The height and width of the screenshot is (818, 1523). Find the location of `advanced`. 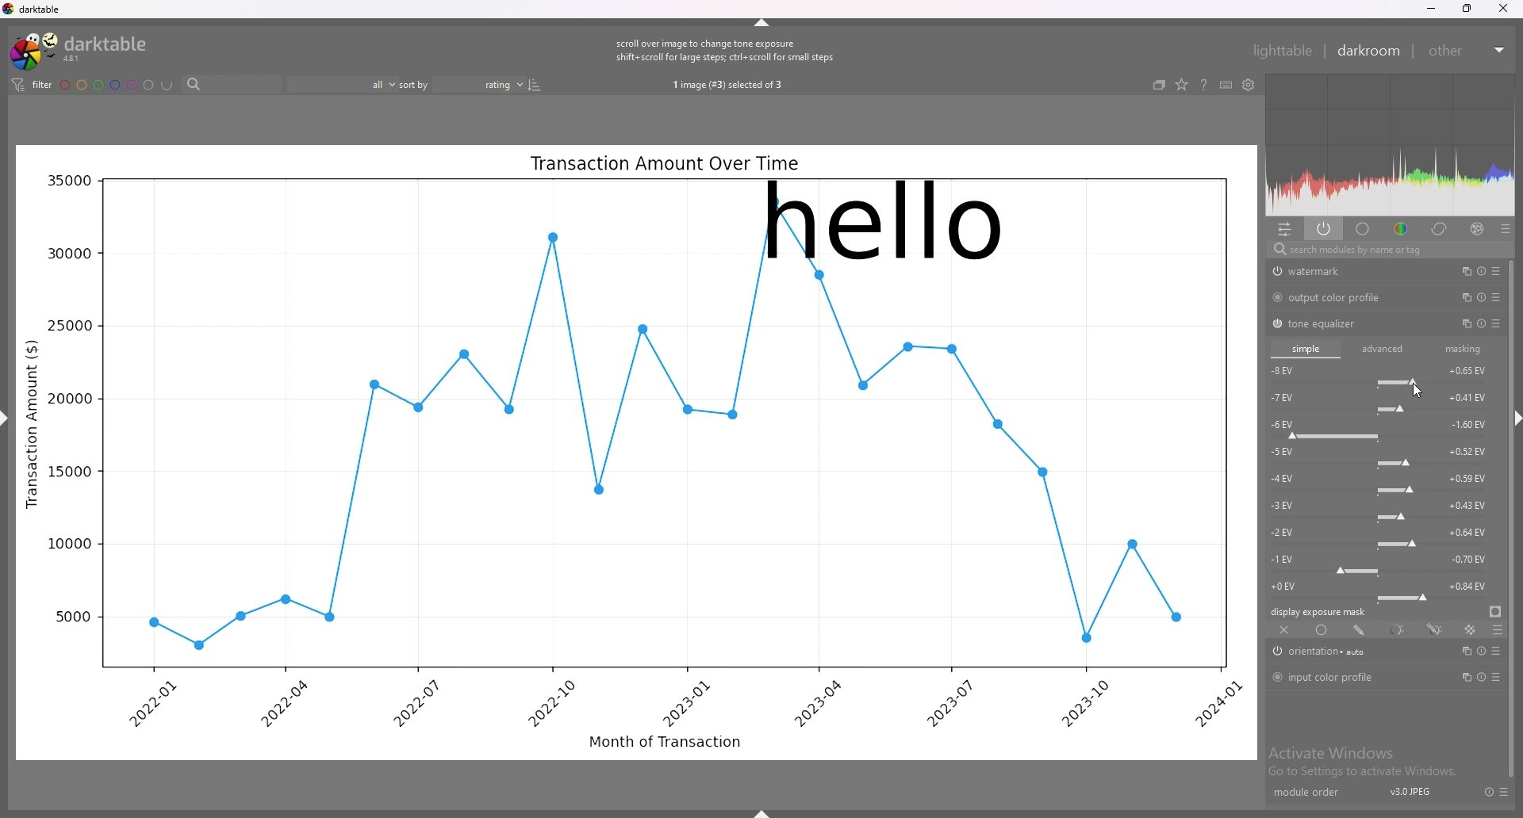

advanced is located at coordinates (1383, 349).